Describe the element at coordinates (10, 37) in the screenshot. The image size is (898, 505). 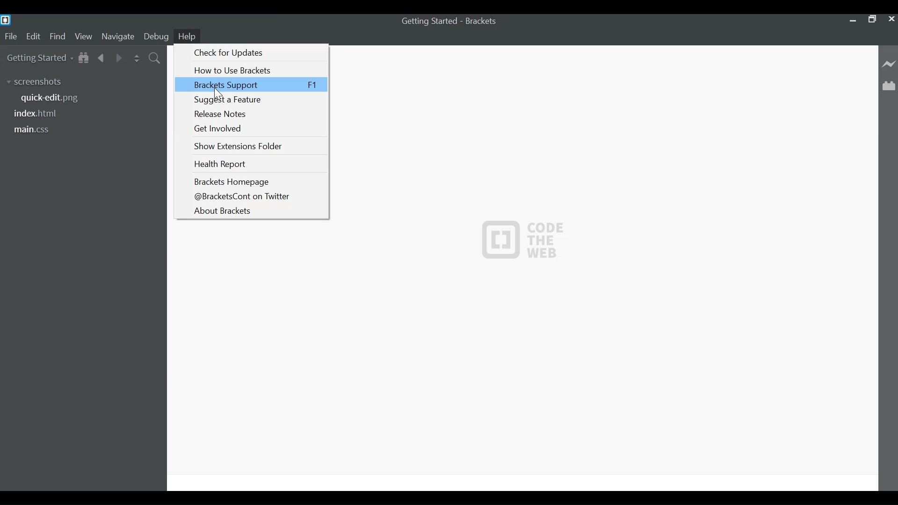
I see `File` at that location.